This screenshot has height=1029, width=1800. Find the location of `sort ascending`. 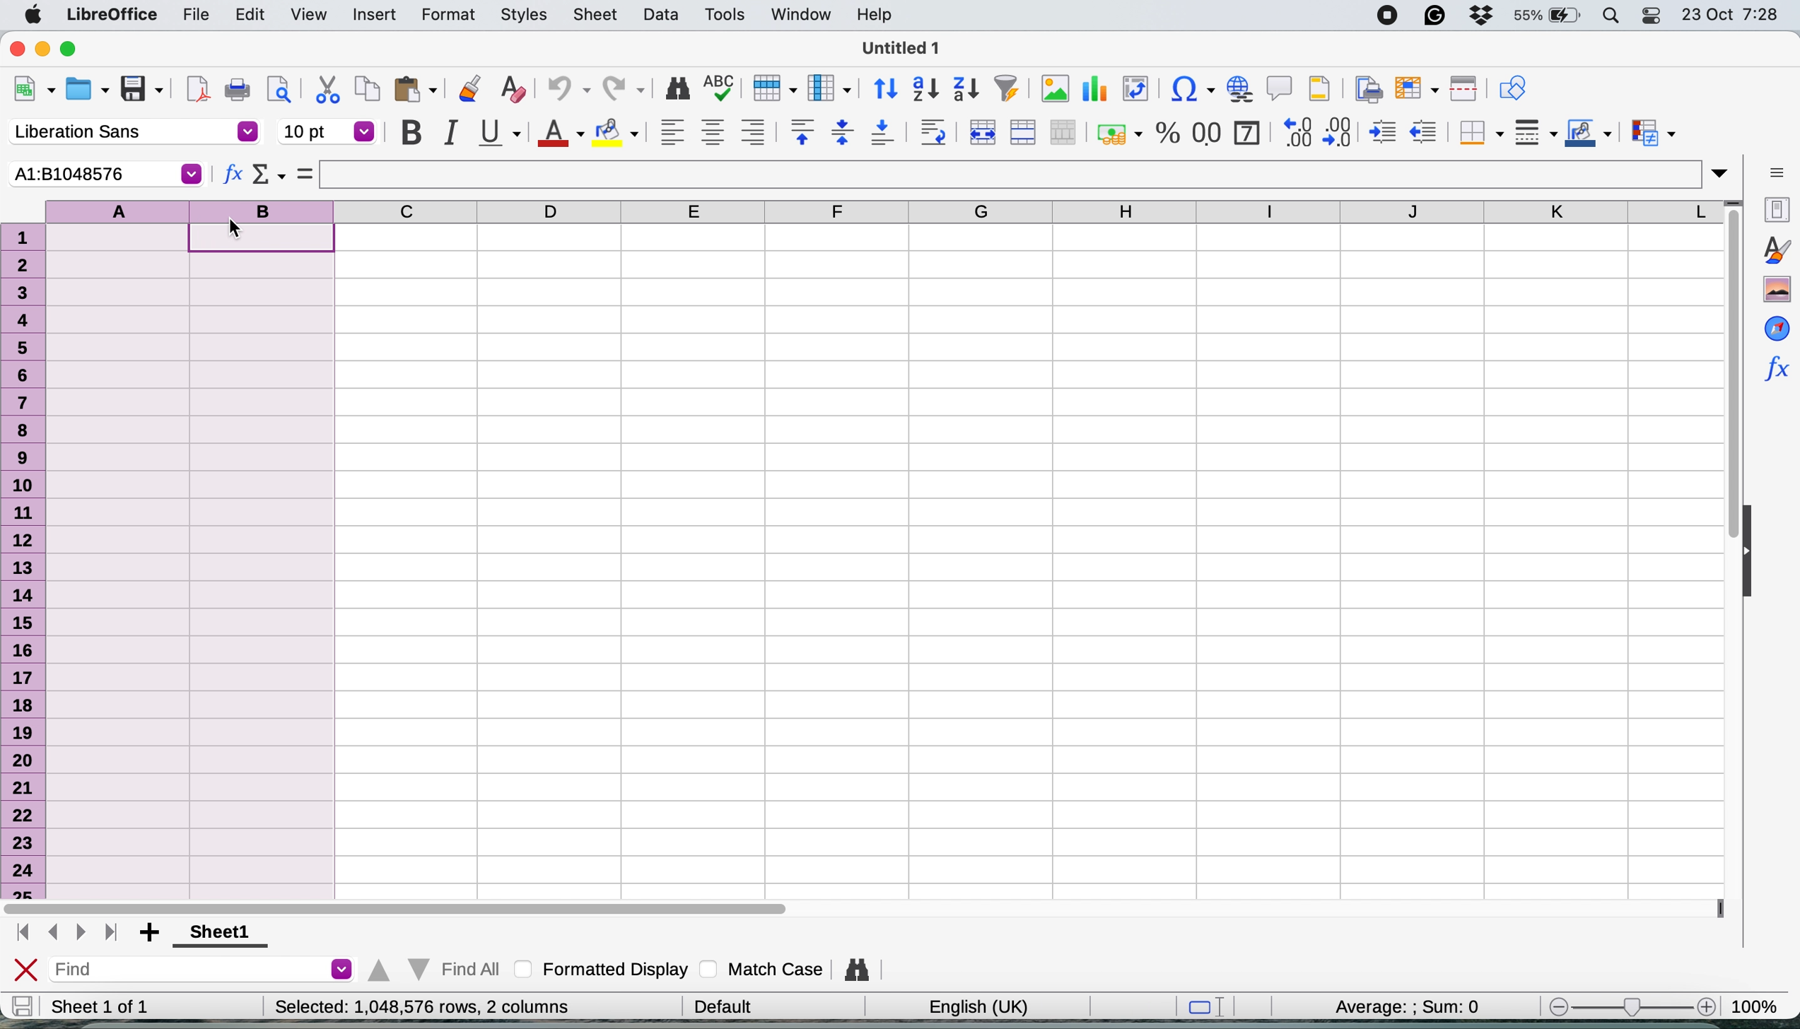

sort ascending is located at coordinates (925, 89).